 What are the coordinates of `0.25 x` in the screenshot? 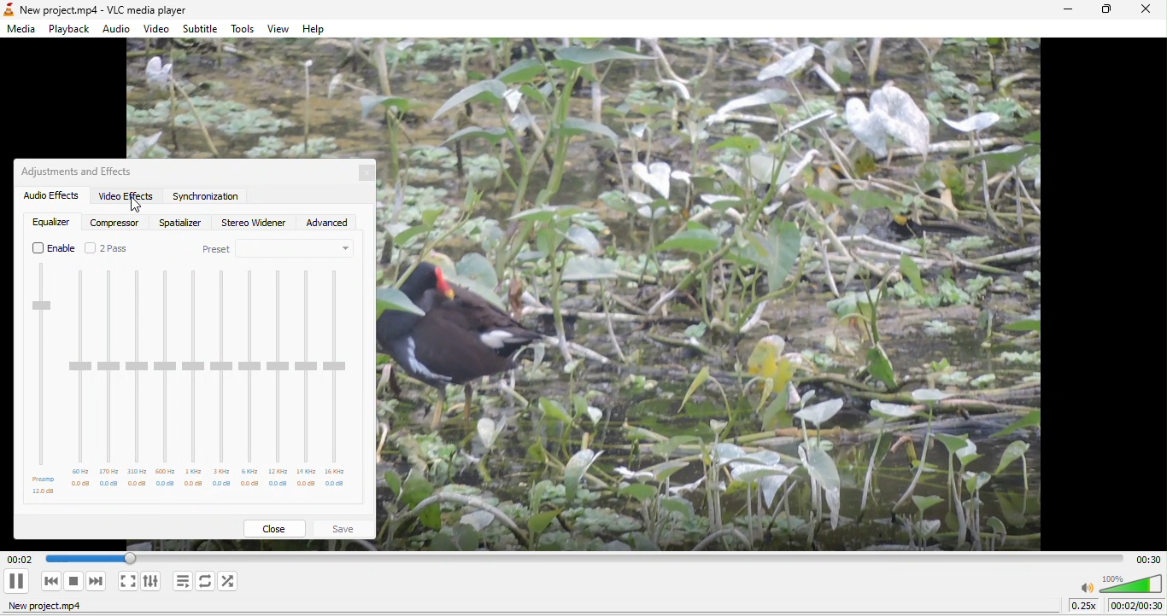 It's located at (1086, 607).